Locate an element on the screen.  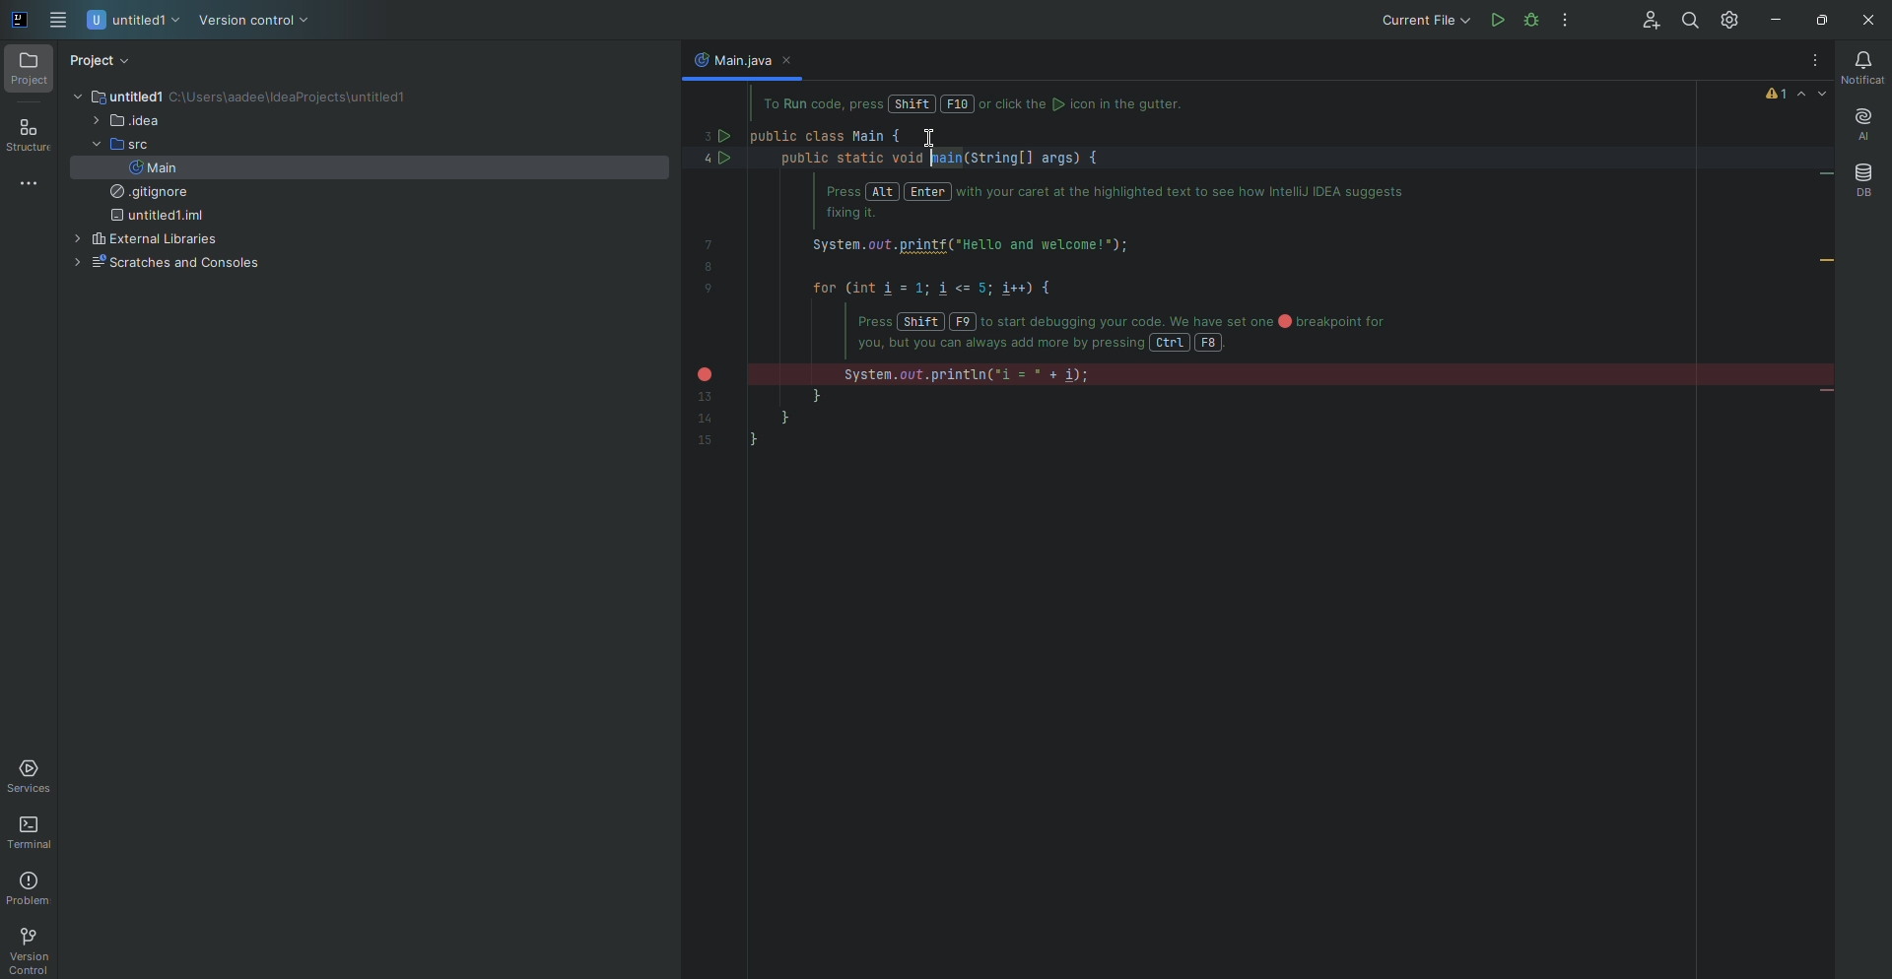
Structure is located at coordinates (29, 137).